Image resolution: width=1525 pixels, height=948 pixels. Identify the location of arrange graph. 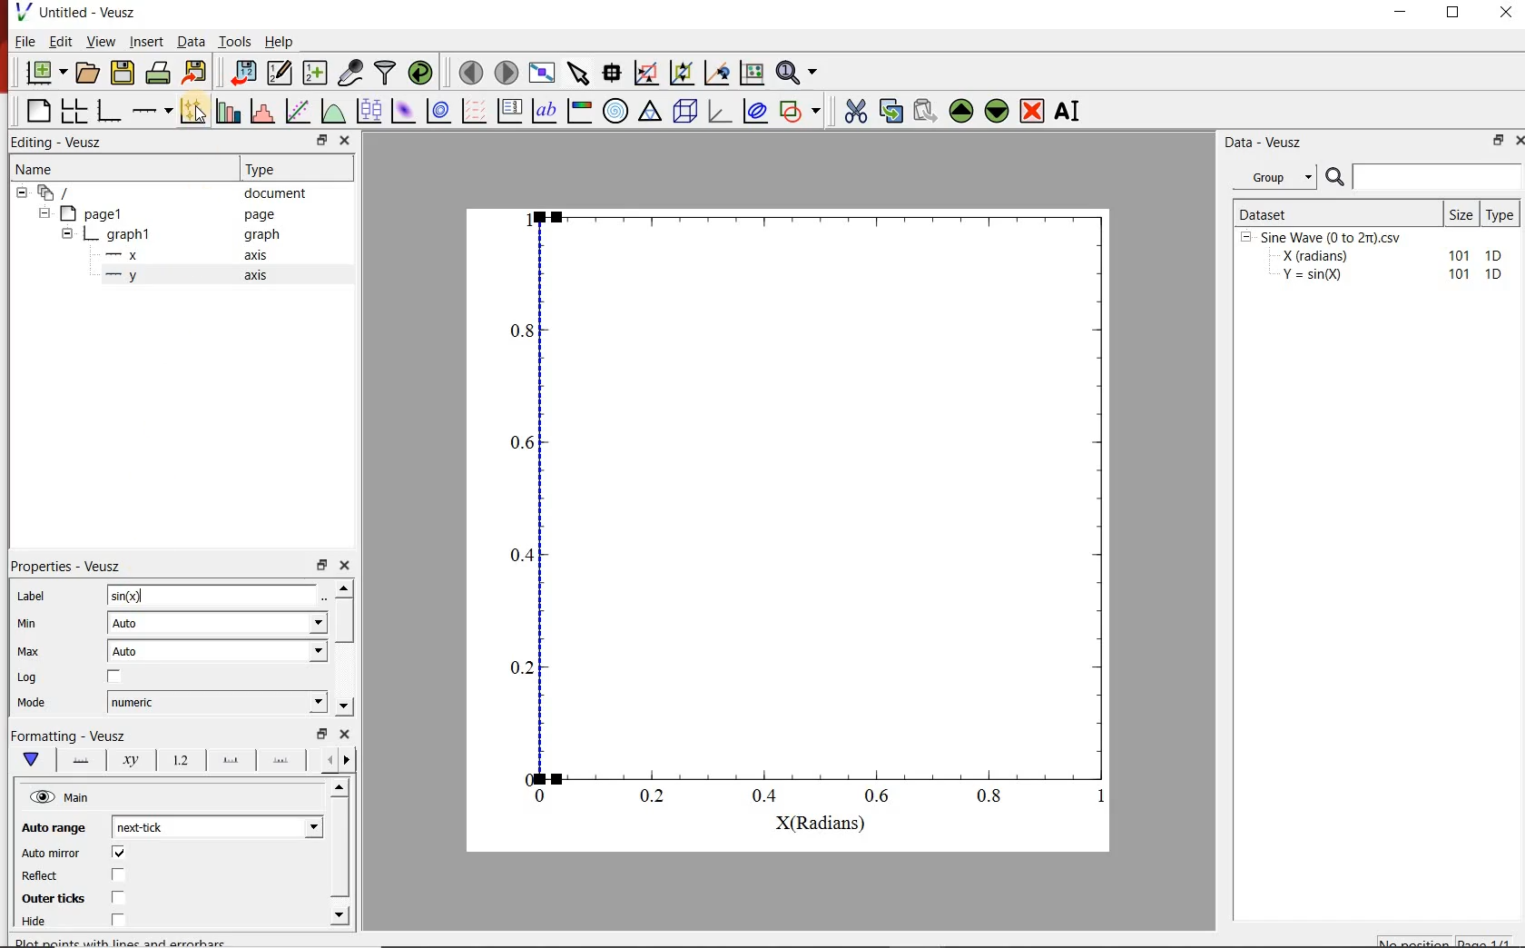
(74, 111).